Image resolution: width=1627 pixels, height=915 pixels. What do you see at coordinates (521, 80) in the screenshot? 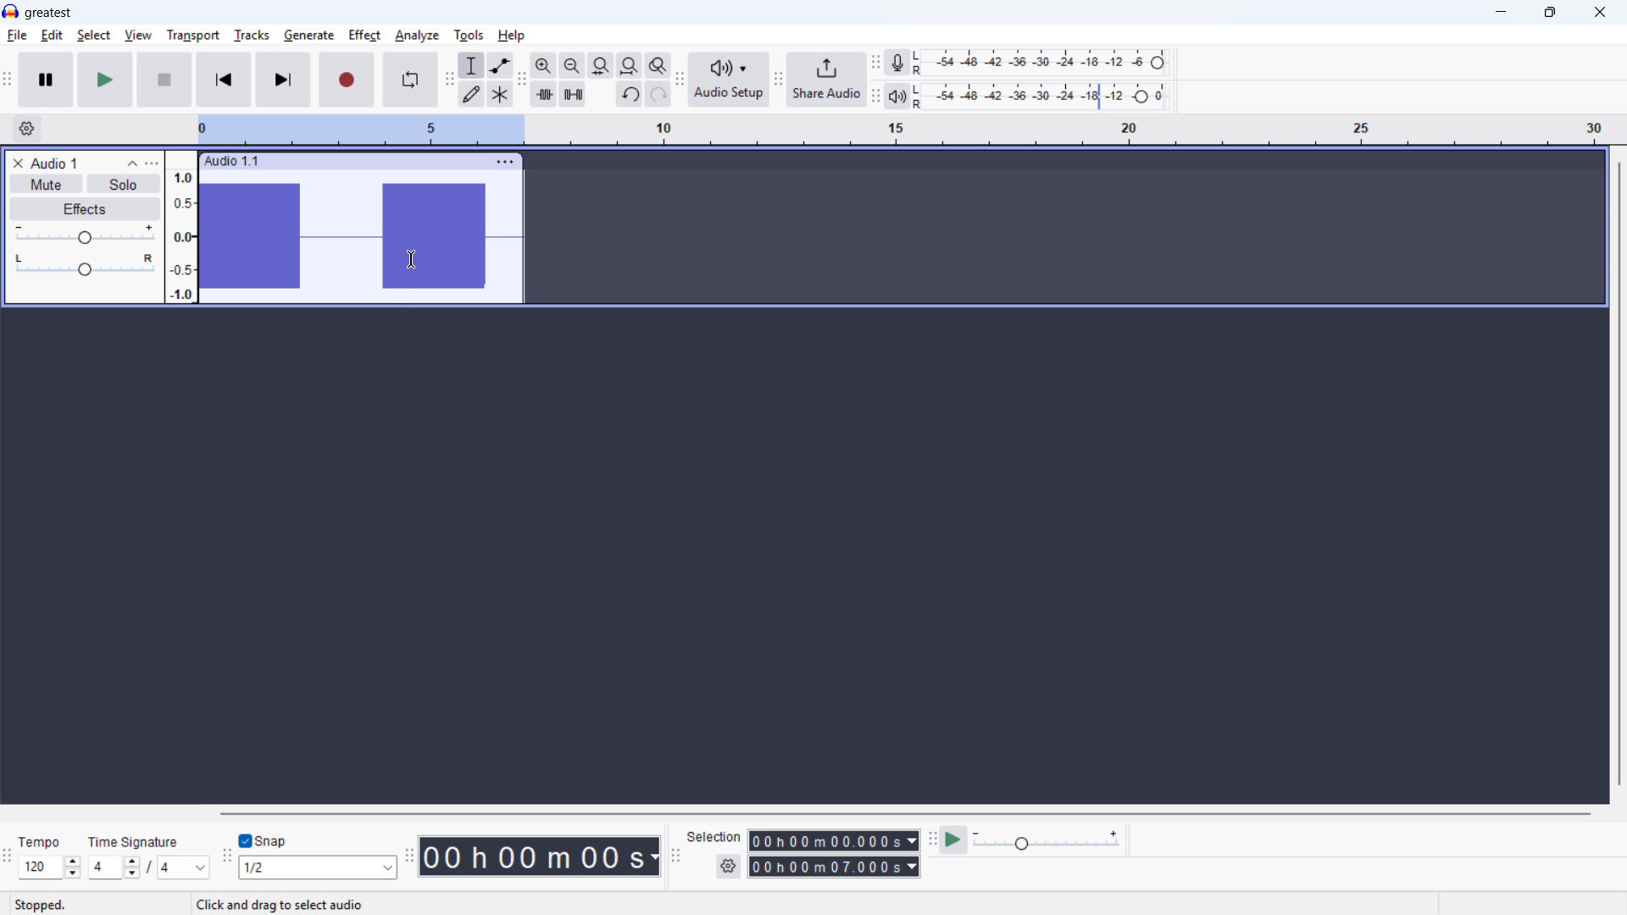
I see `Edit toolbar ` at bounding box center [521, 80].